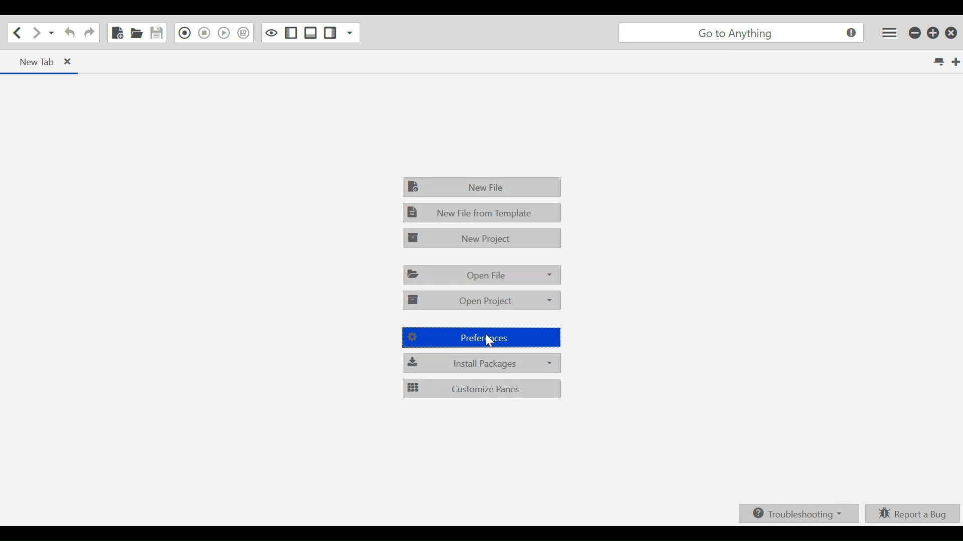 The image size is (963, 541). Describe the element at coordinates (492, 342) in the screenshot. I see `cursor` at that location.